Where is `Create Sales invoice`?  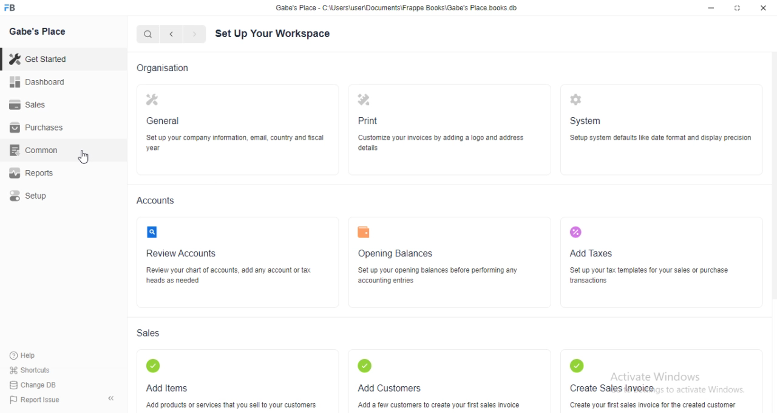
Create Sales invoice is located at coordinates (615, 374).